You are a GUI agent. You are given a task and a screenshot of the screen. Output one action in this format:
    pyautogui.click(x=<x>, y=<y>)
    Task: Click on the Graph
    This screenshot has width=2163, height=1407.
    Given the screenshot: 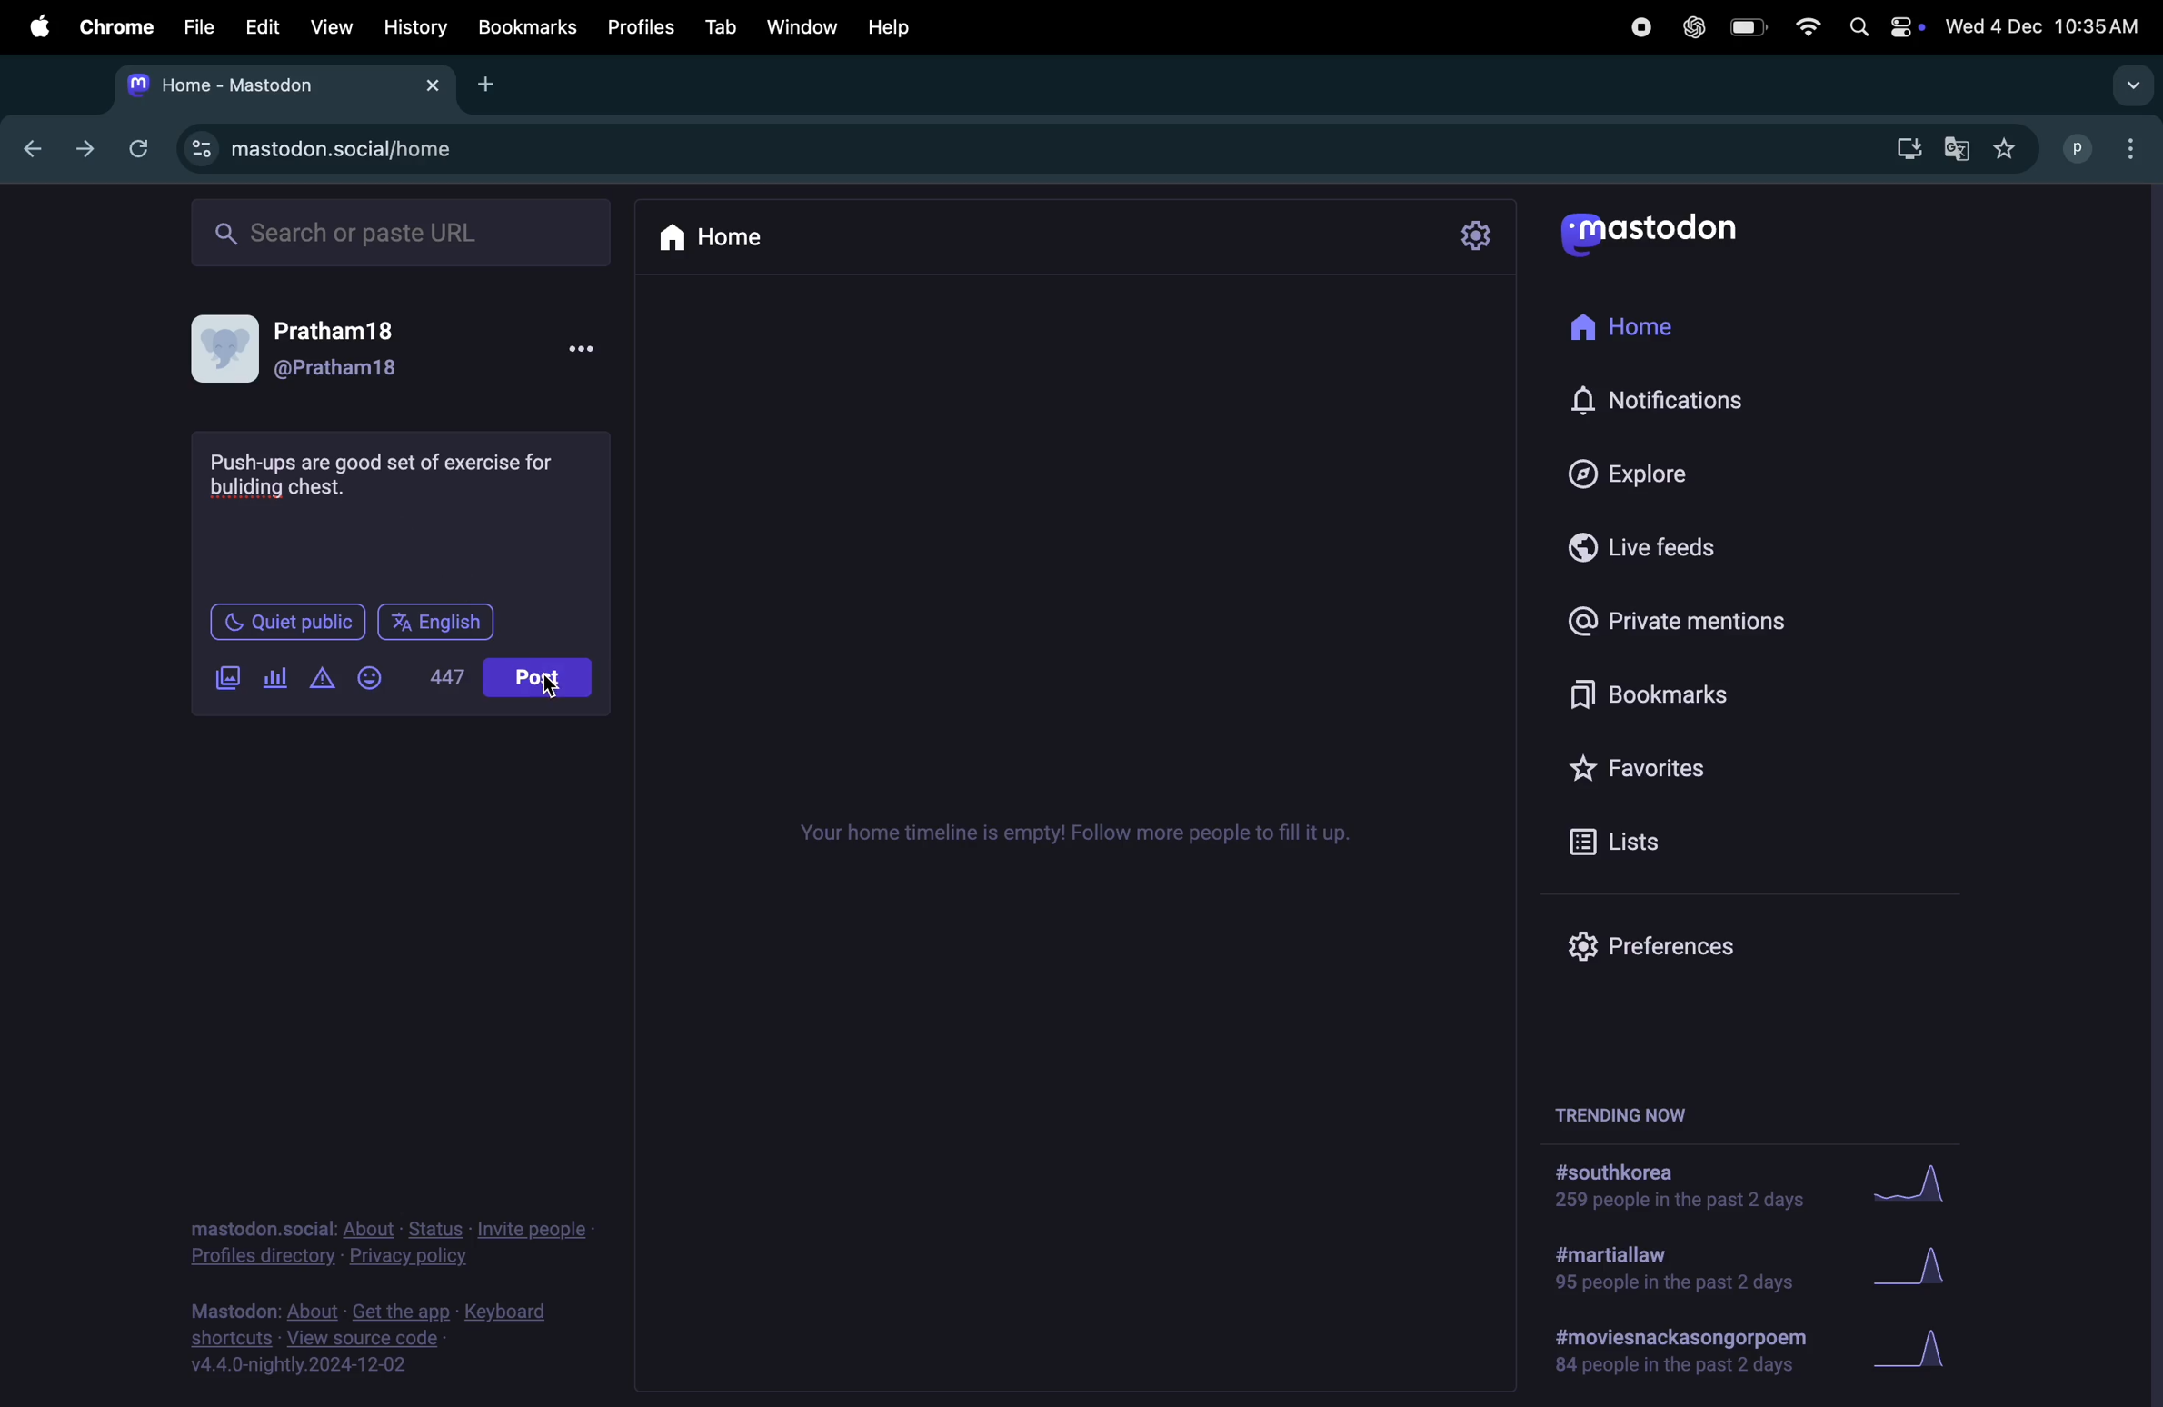 What is the action you would take?
    pyautogui.click(x=1926, y=1268)
    